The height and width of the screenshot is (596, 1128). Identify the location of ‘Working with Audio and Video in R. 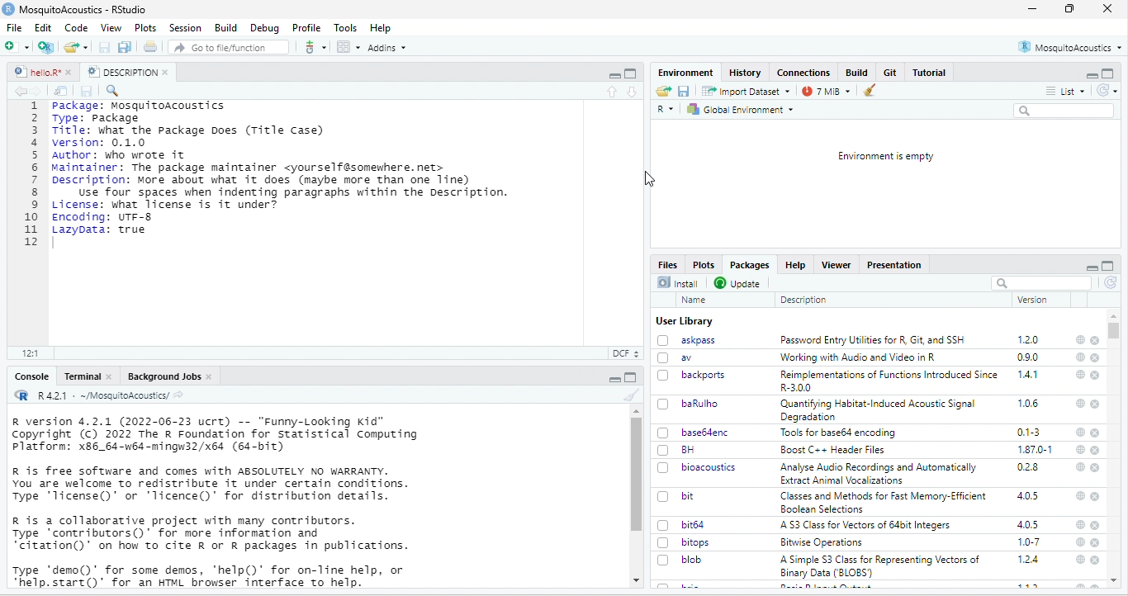
(858, 357).